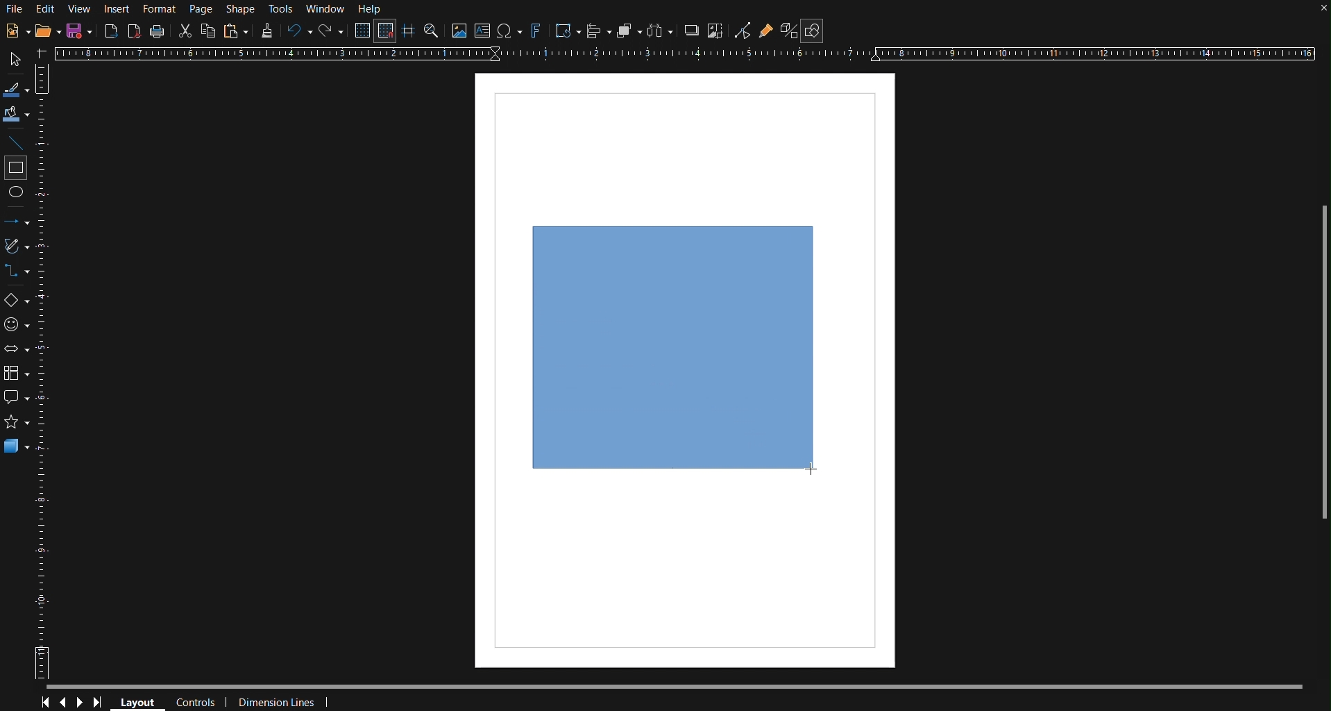 The image size is (1331, 711). What do you see at coordinates (766, 31) in the screenshot?
I see `Show Gluepoints` at bounding box center [766, 31].